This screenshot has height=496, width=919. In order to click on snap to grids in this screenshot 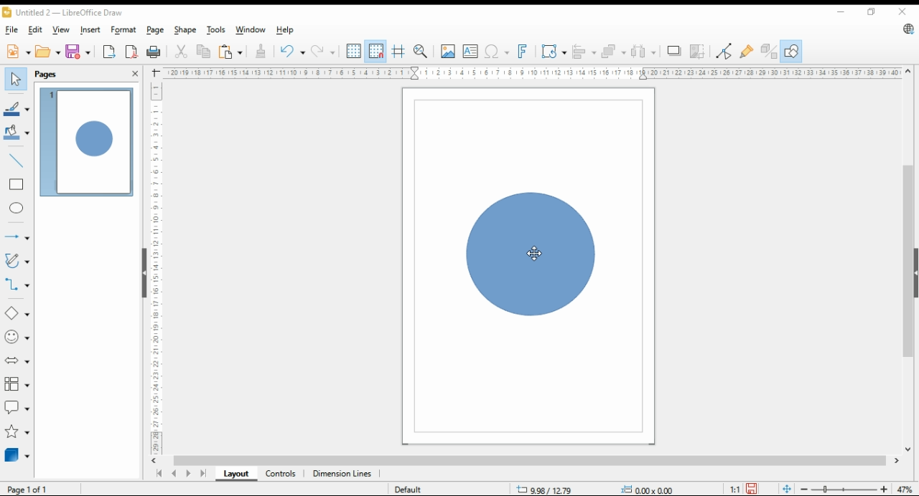, I will do `click(376, 52)`.